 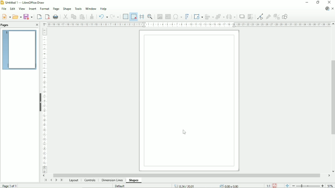 I want to click on Page, so click(x=56, y=9).